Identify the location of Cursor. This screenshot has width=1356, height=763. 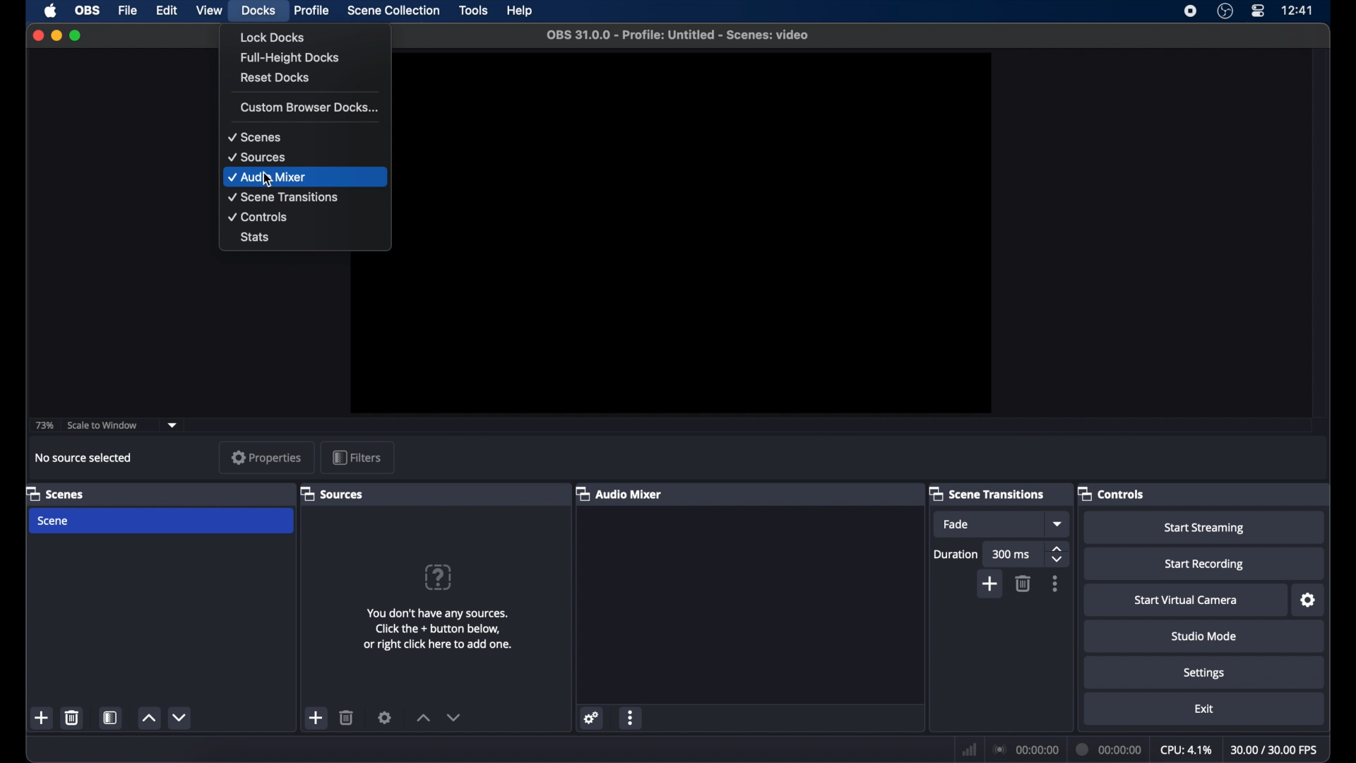
(267, 179).